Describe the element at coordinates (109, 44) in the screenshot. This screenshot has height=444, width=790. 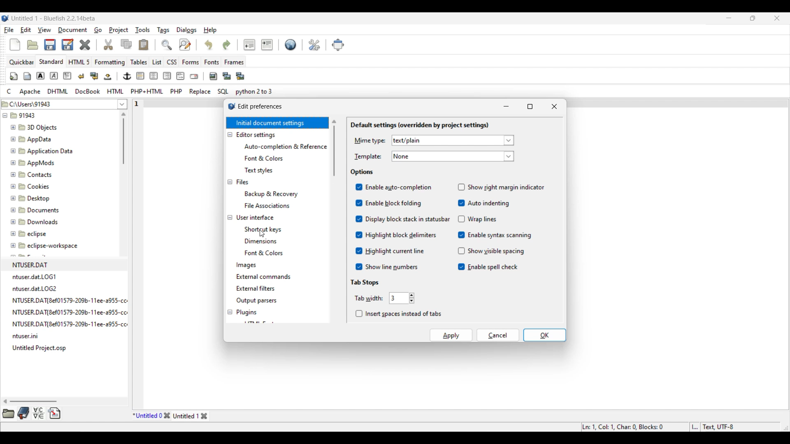
I see `Cut` at that location.